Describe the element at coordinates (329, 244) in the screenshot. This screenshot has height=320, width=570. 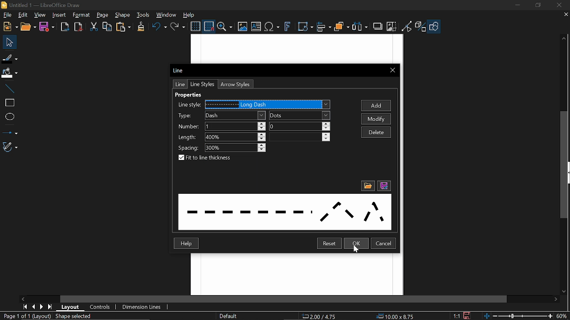
I see `Reset` at that location.